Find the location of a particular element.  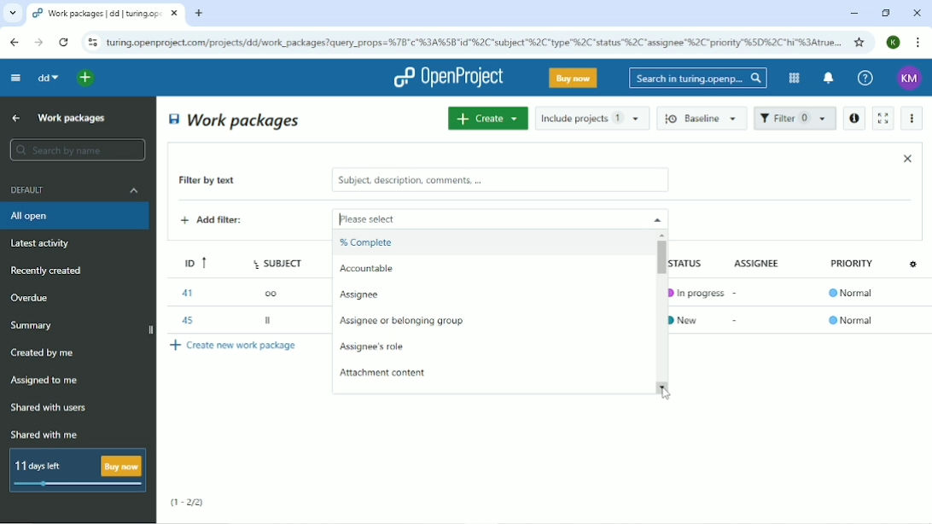

OpenProject is located at coordinates (448, 78).